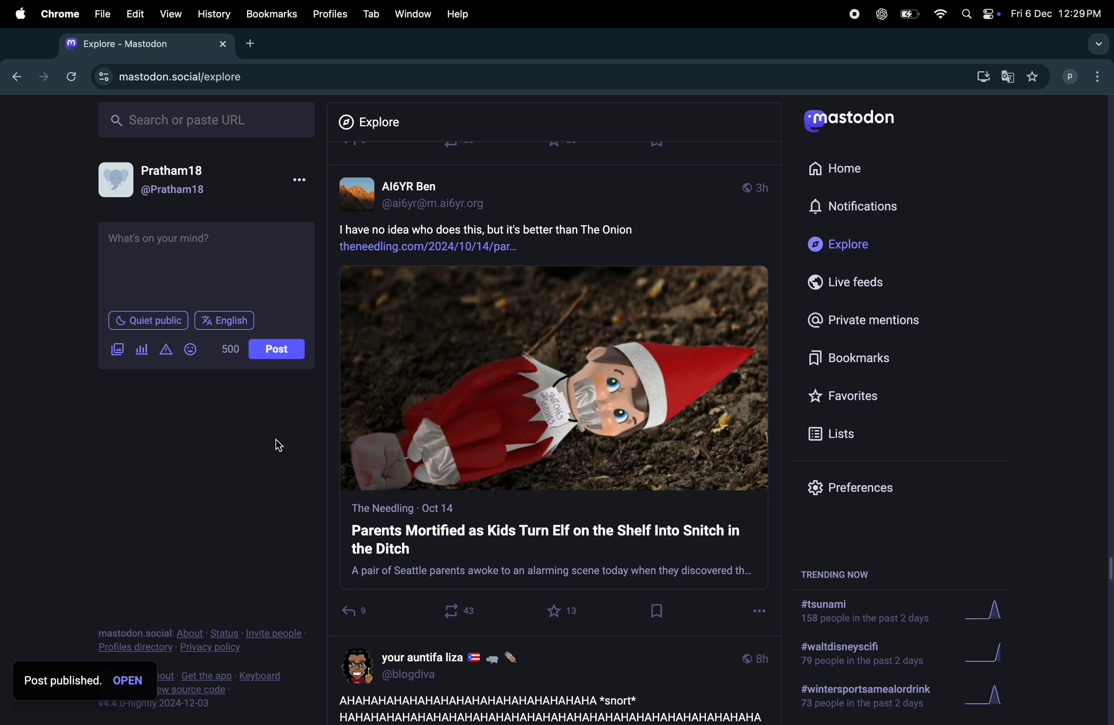  I want to click on favourite, so click(564, 611).